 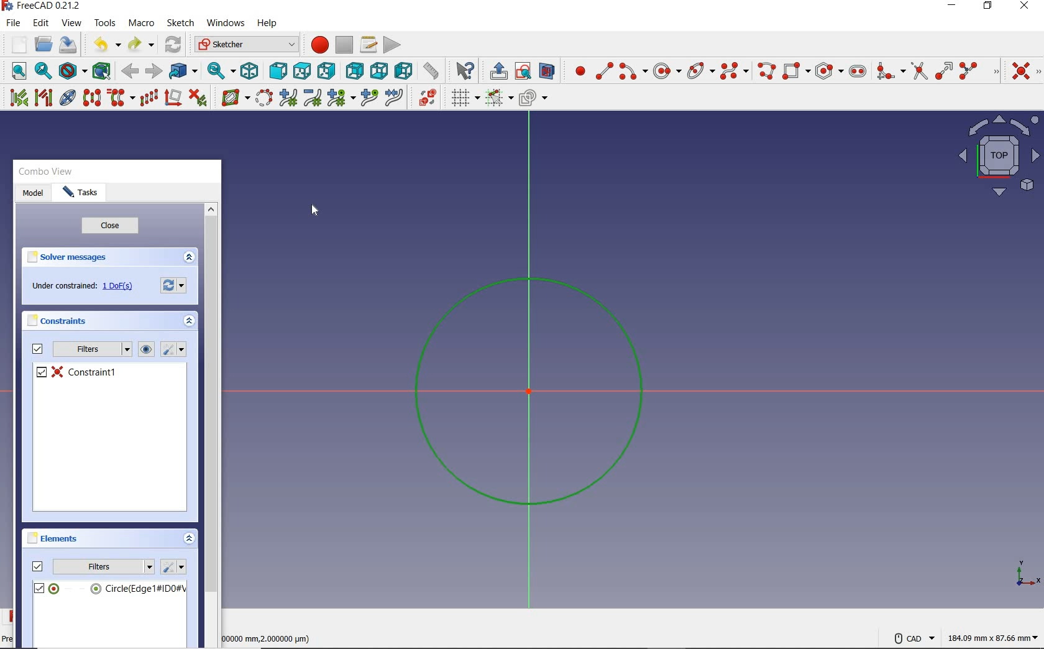 I want to click on toggle grid, so click(x=462, y=98).